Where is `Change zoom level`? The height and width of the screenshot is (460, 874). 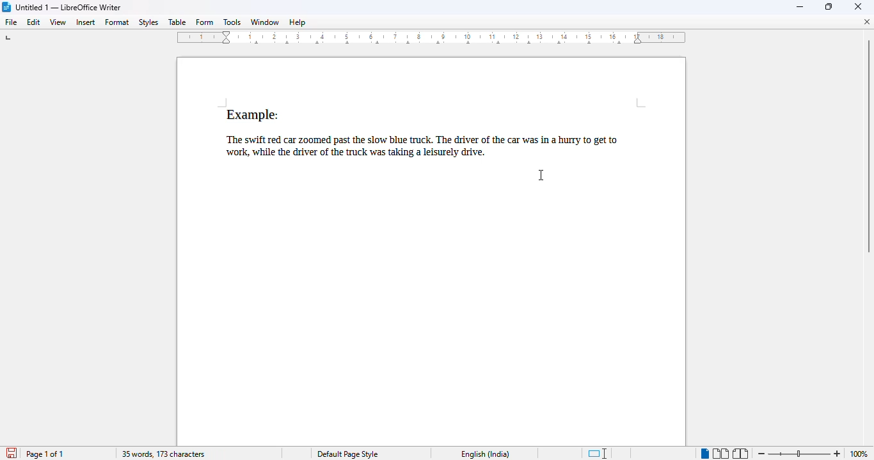 Change zoom level is located at coordinates (799, 453).